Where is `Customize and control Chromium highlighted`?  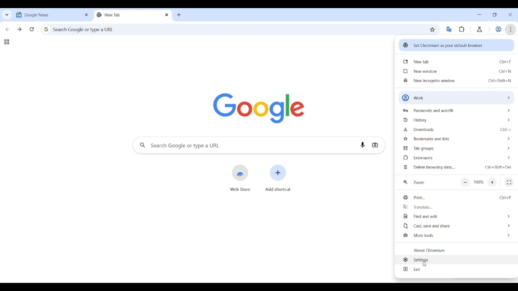 Customize and control Chromium highlighted is located at coordinates (511, 29).